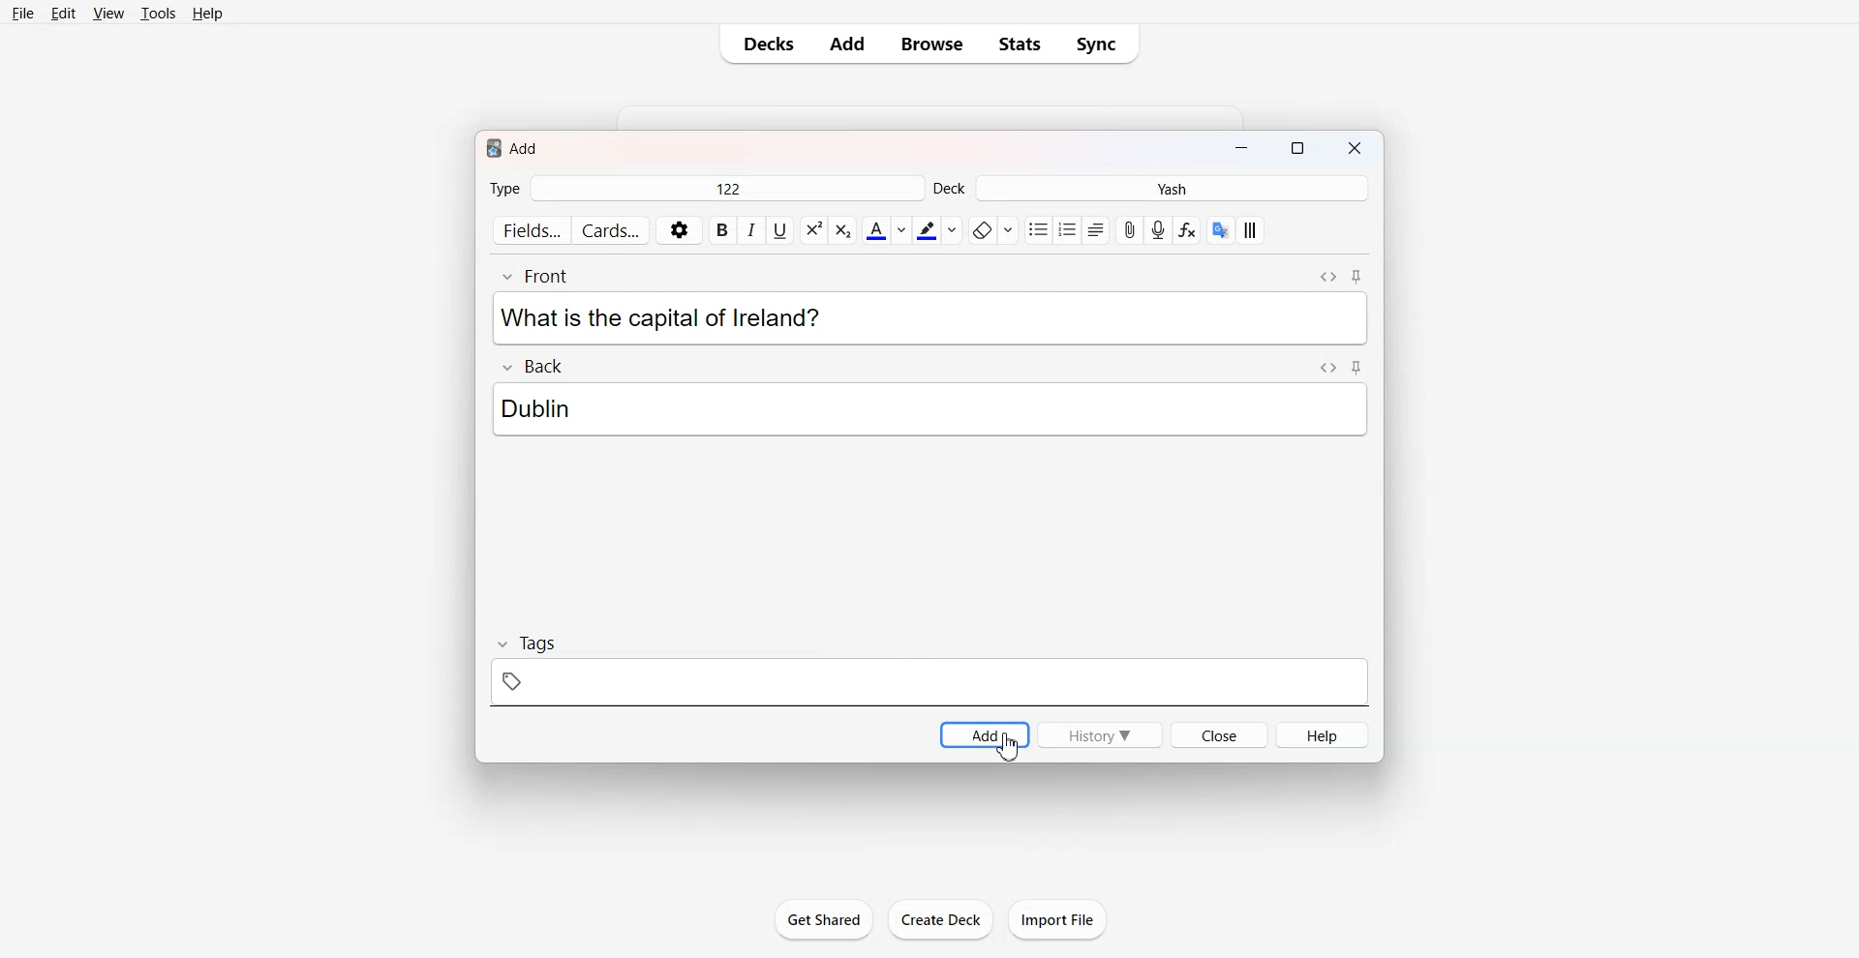 The height and width of the screenshot is (958, 1859). What do you see at coordinates (992, 230) in the screenshot?
I see `Remove Format` at bounding box center [992, 230].